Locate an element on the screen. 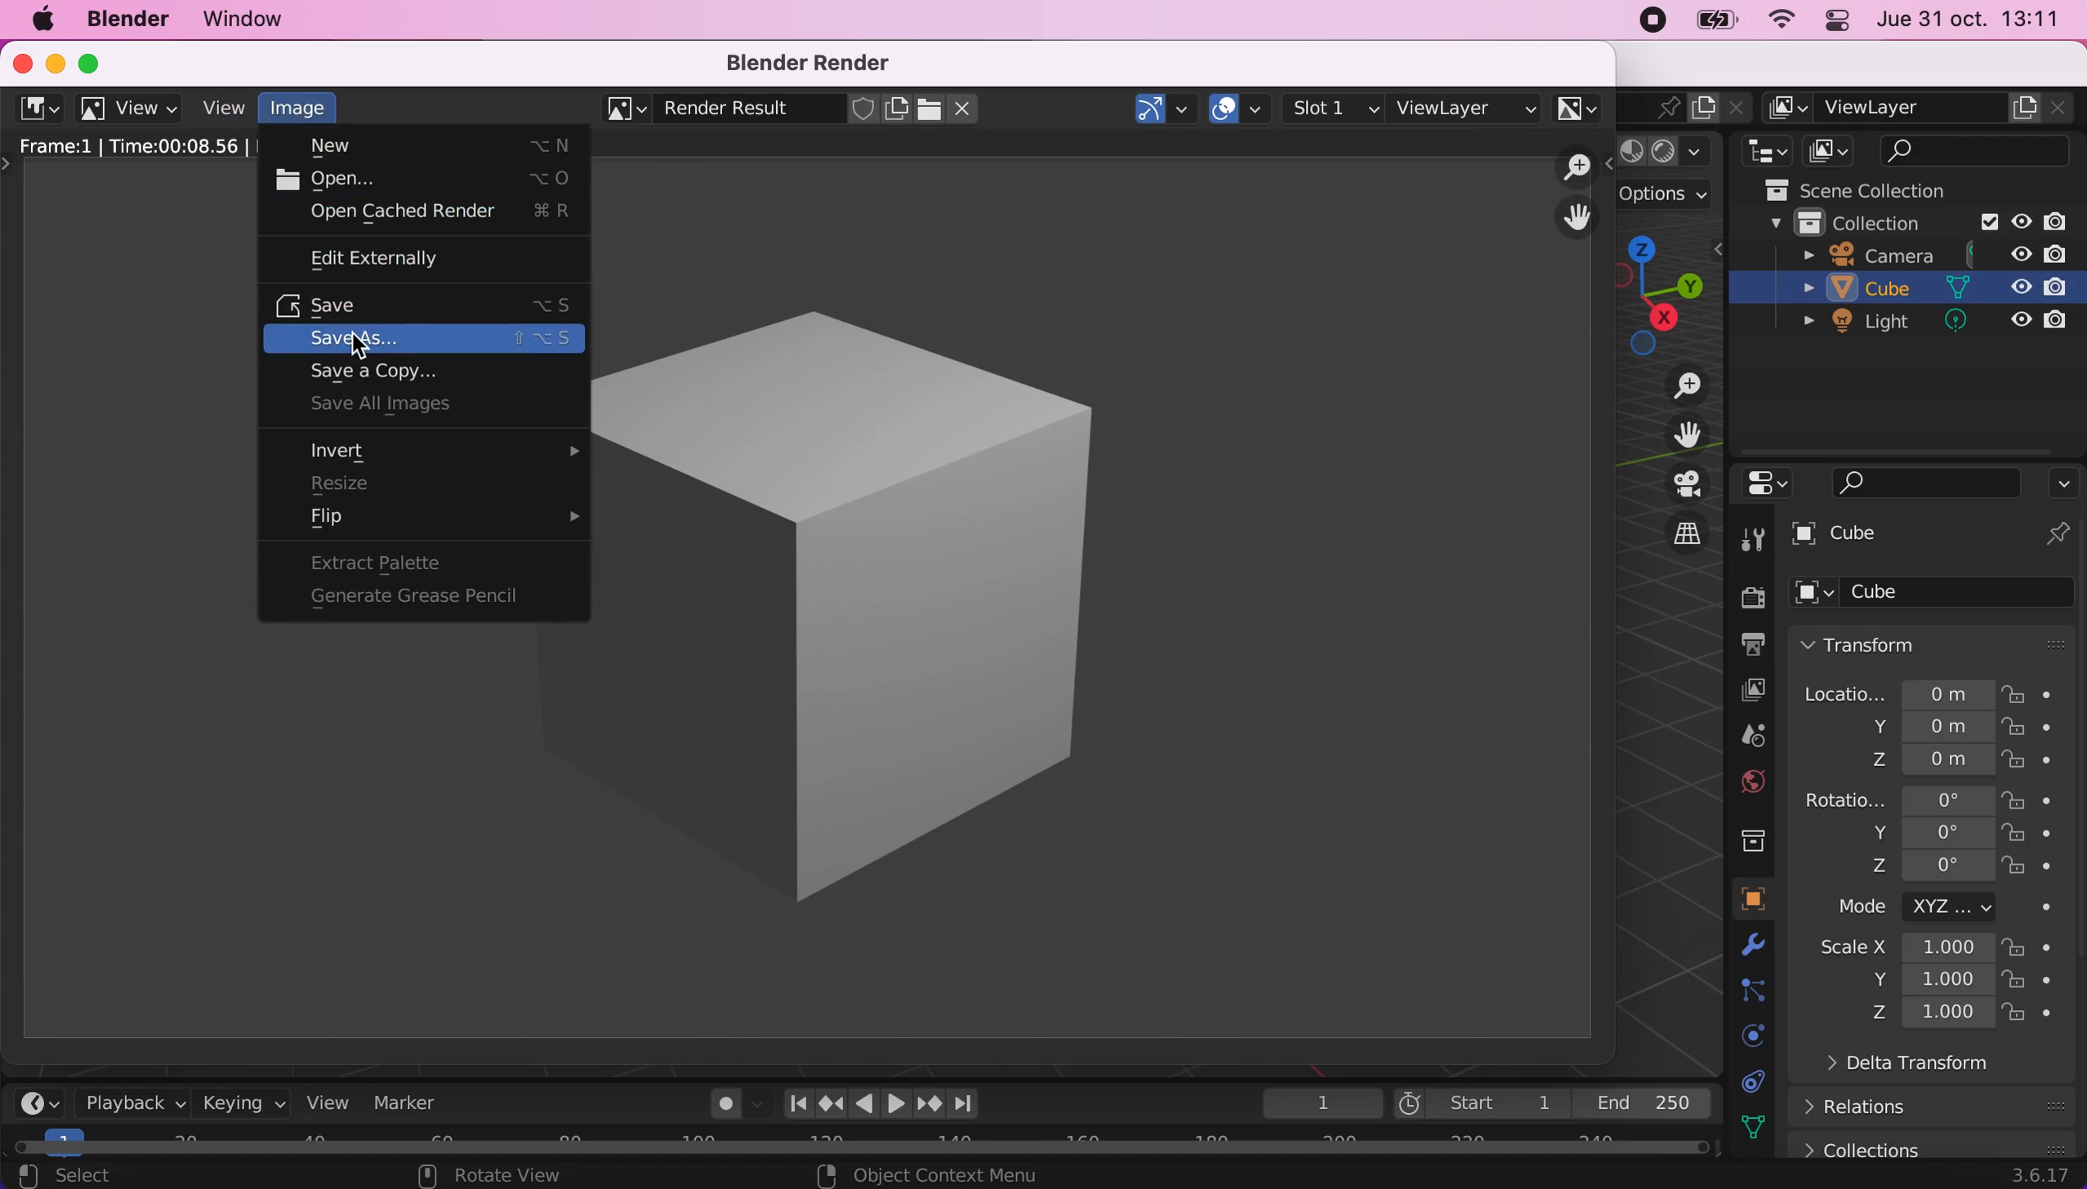  scene collections is located at coordinates (1886, 187).